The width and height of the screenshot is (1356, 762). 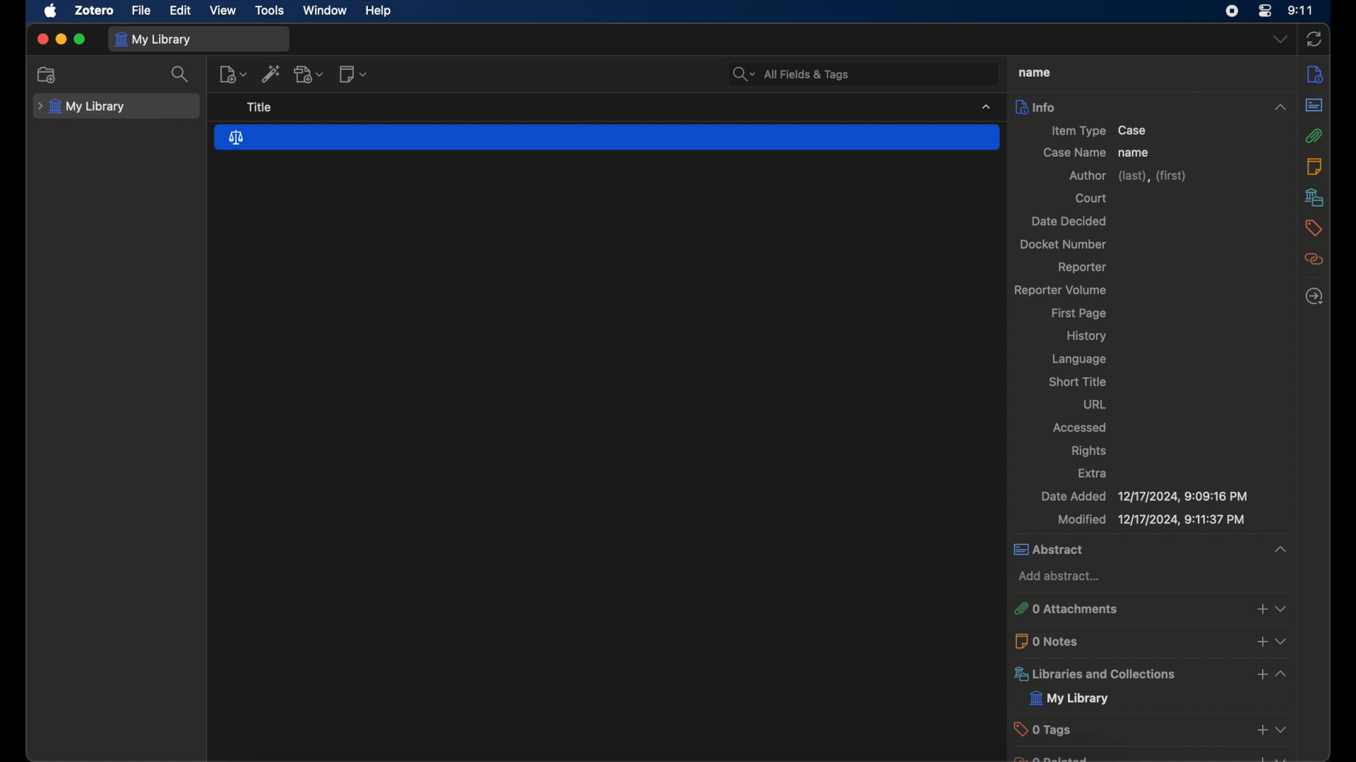 What do you see at coordinates (182, 75) in the screenshot?
I see `search` at bounding box center [182, 75].